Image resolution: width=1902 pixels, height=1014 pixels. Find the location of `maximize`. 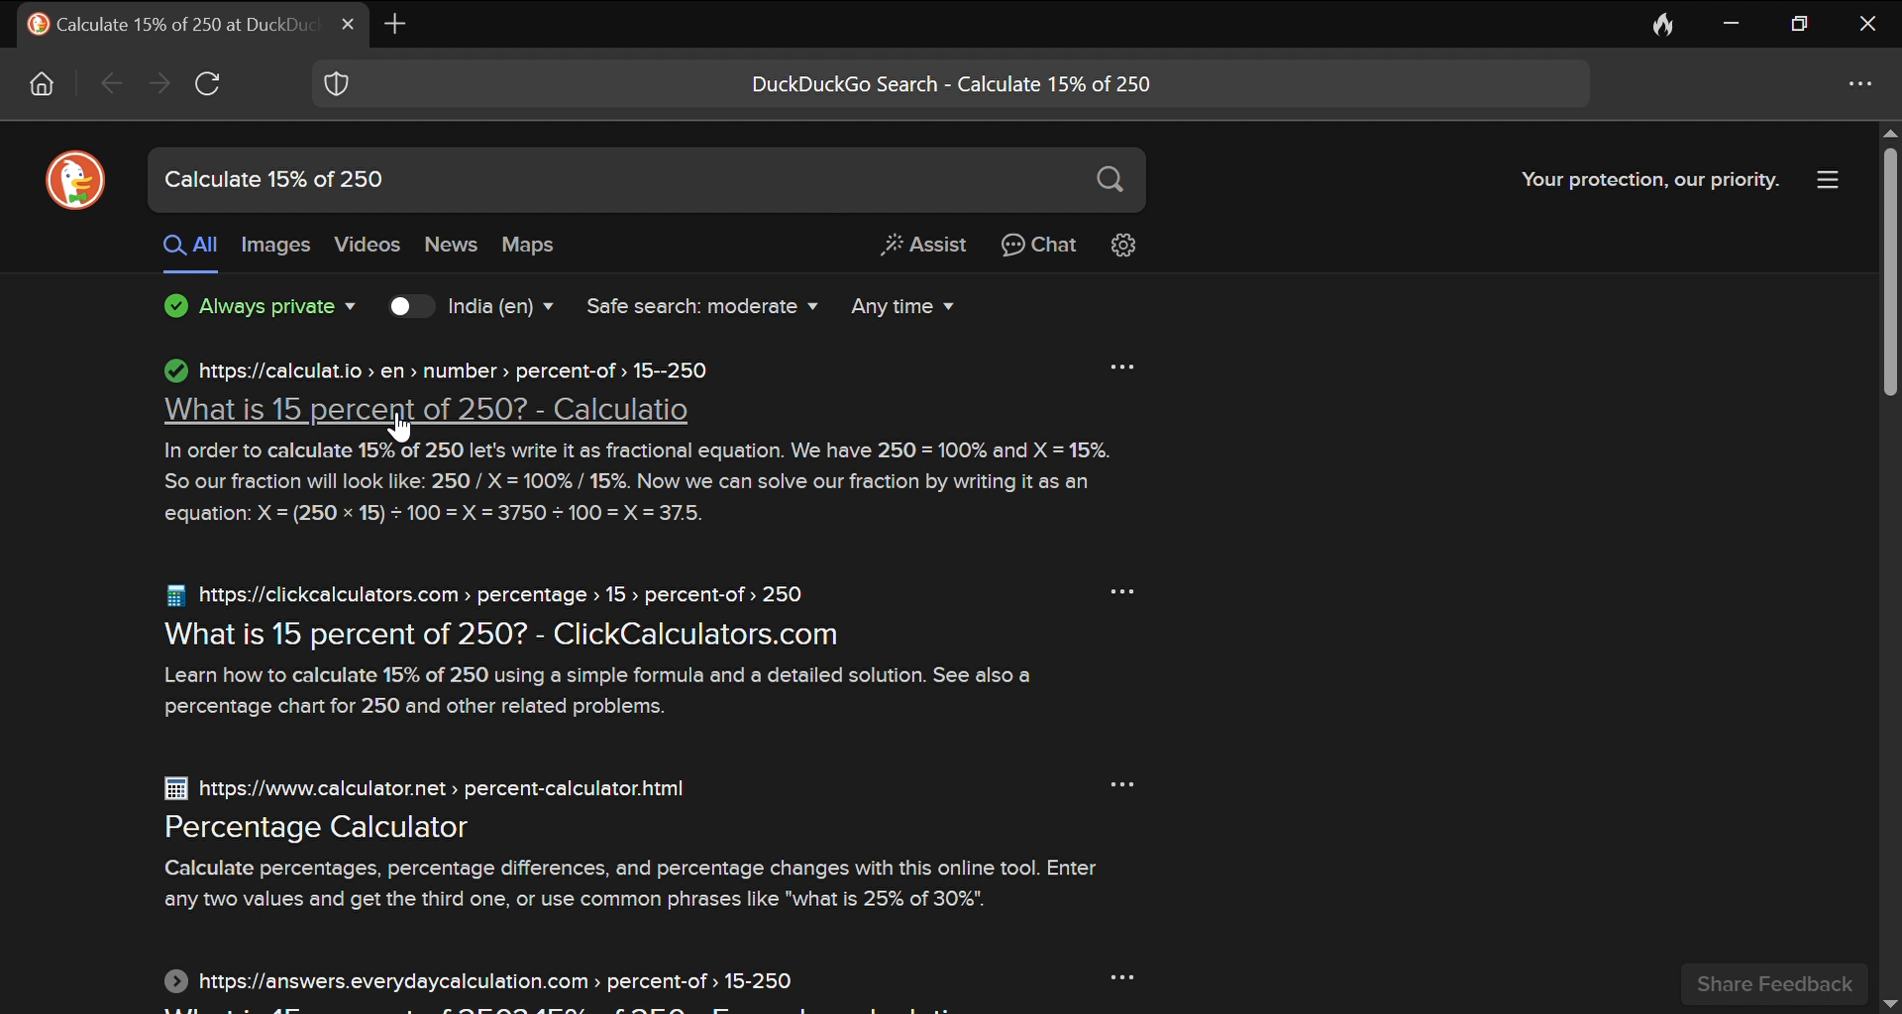

maximize is located at coordinates (1802, 25).